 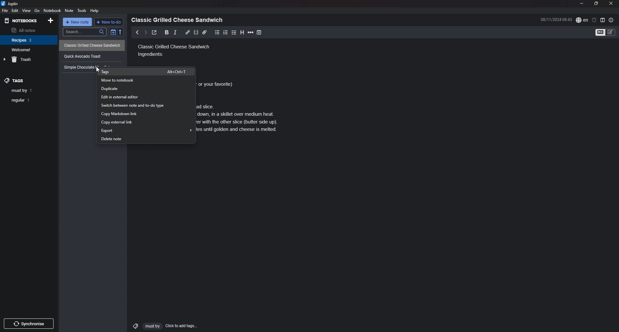 I want to click on tags, so click(x=15, y=79).